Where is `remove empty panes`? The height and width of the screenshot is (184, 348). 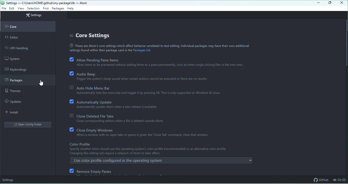 remove empty panes is located at coordinates (98, 172).